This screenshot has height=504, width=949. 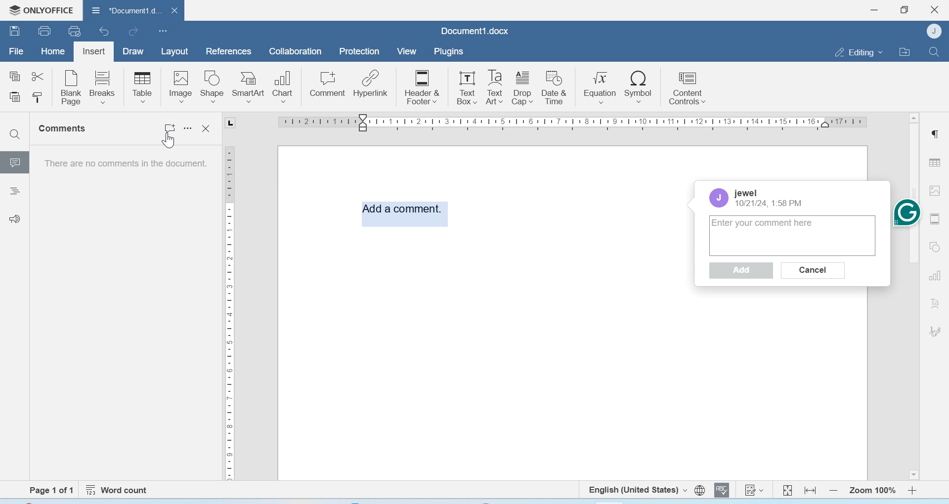 I want to click on Chart, so click(x=284, y=85).